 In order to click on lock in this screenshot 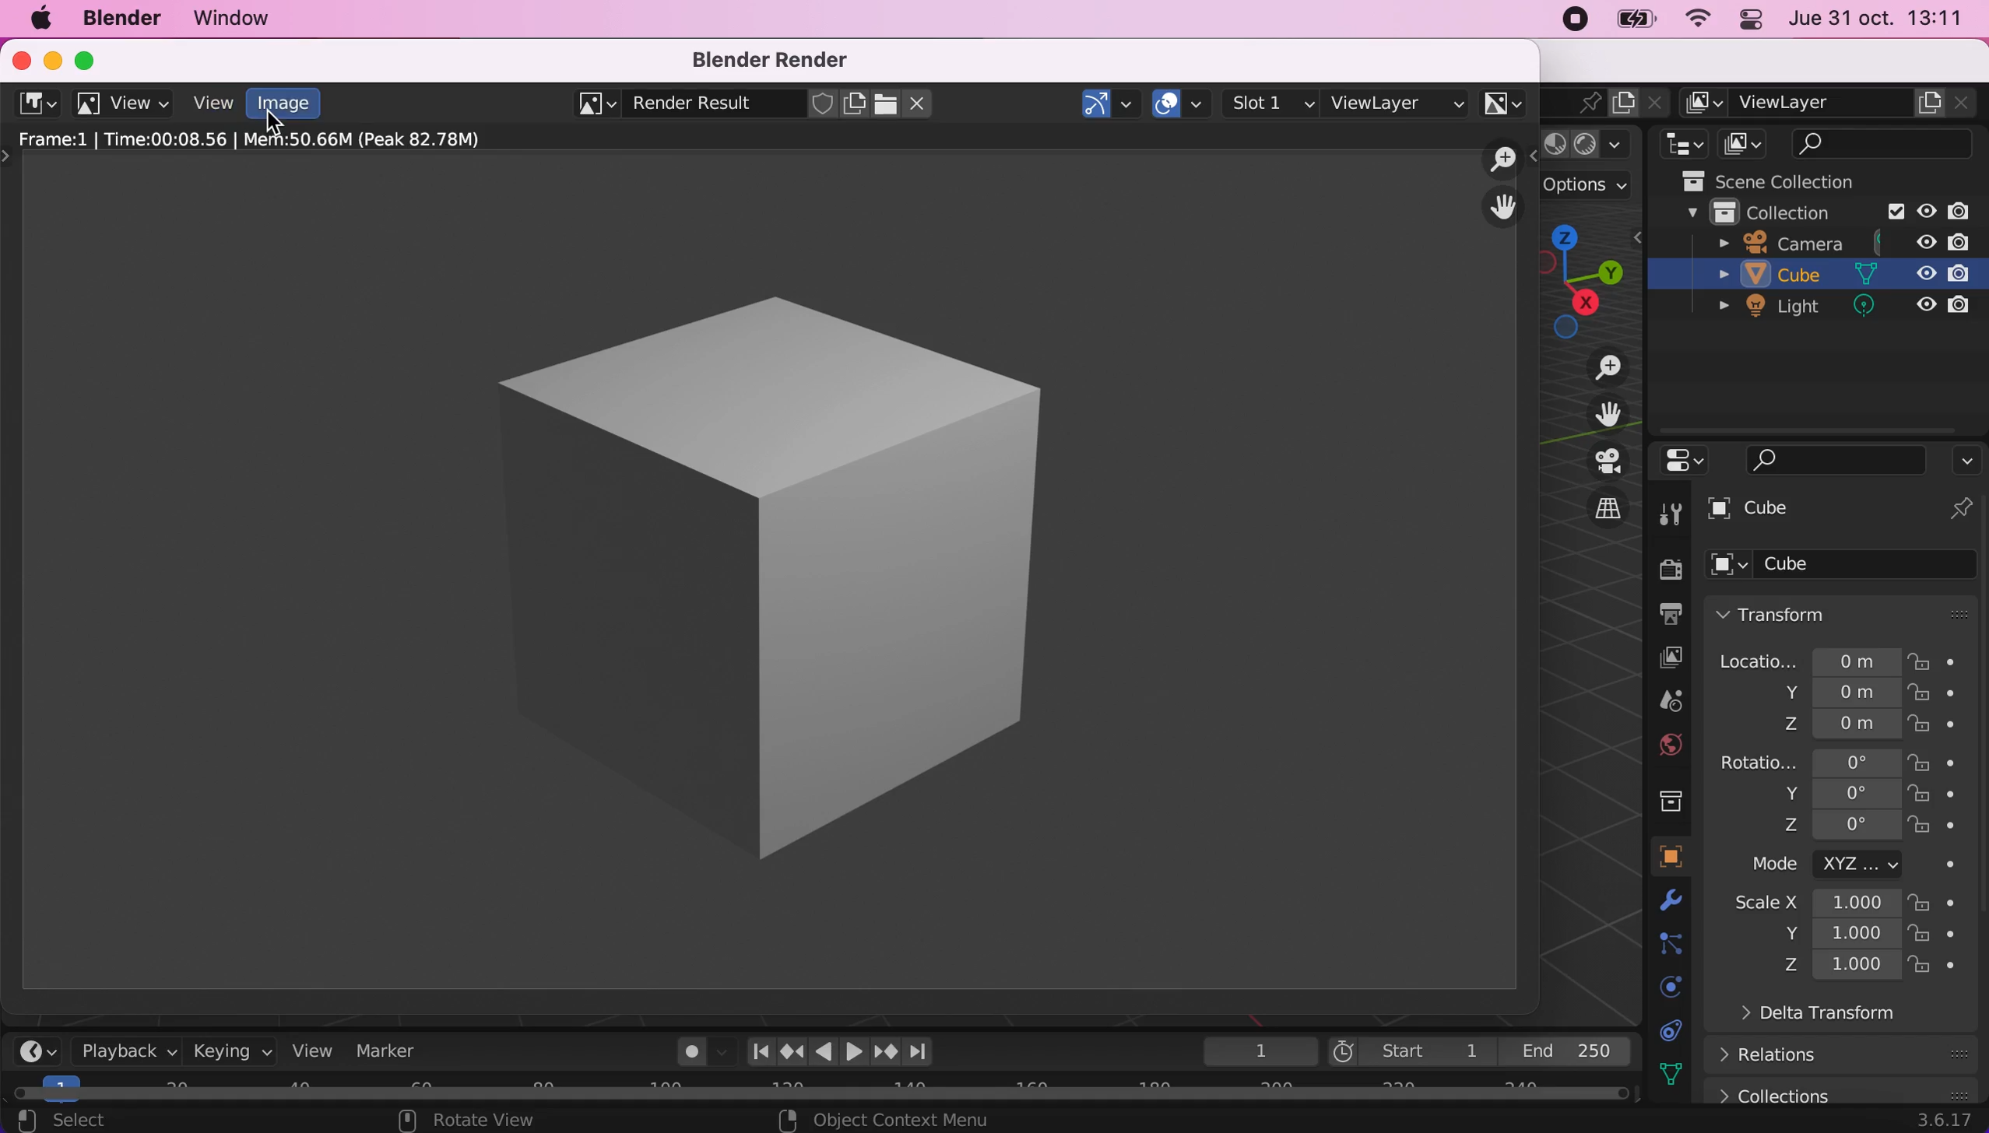, I will do `click(1936, 697)`.